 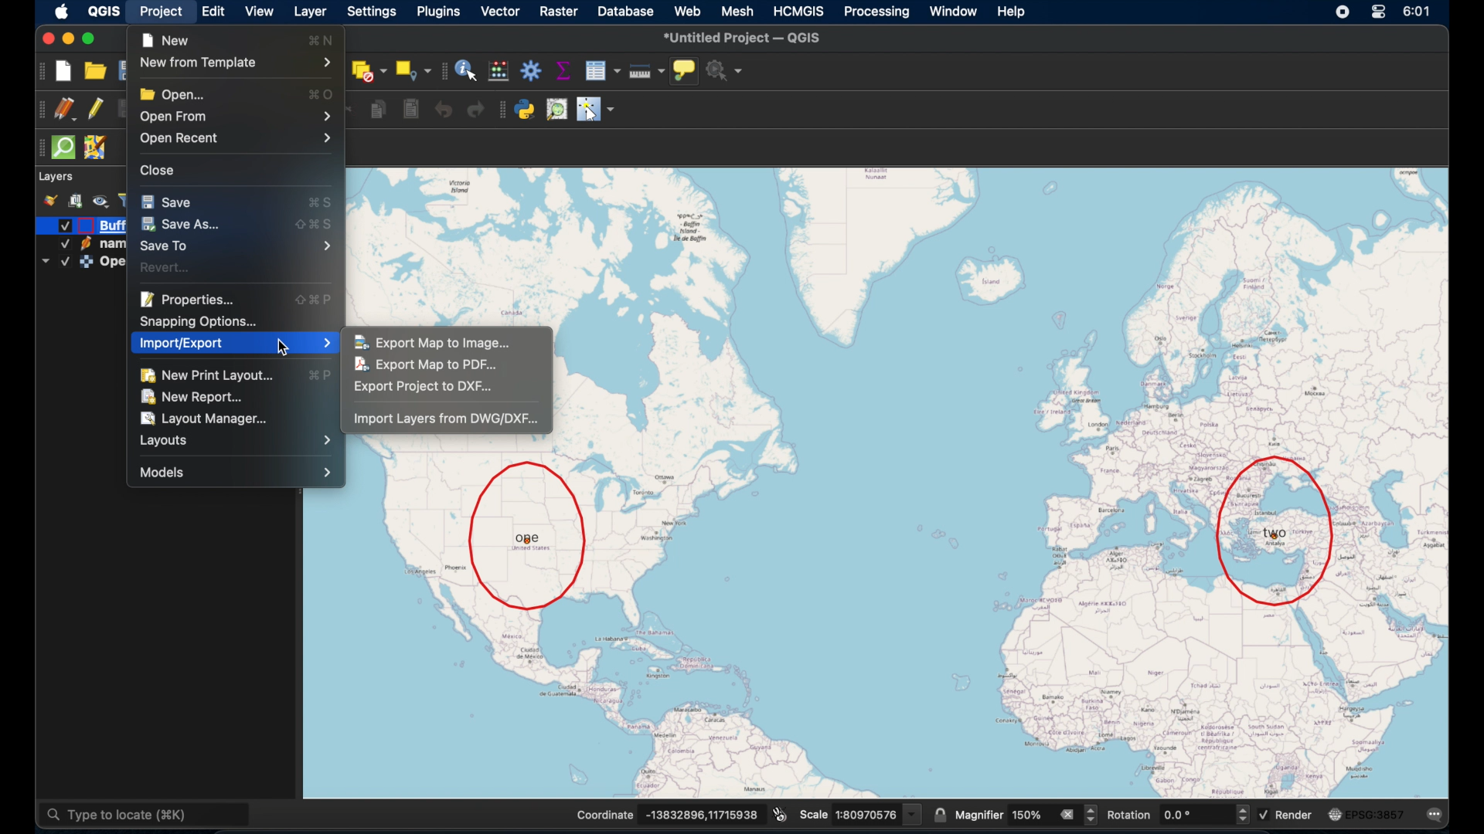 What do you see at coordinates (801, 11) in the screenshot?
I see `HCMGIS` at bounding box center [801, 11].